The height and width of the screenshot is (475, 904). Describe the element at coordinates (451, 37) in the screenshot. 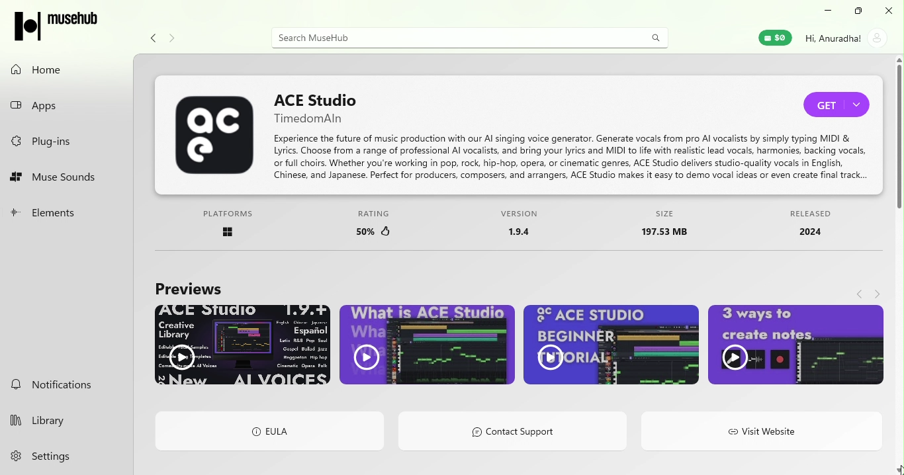

I see `search bar` at that location.